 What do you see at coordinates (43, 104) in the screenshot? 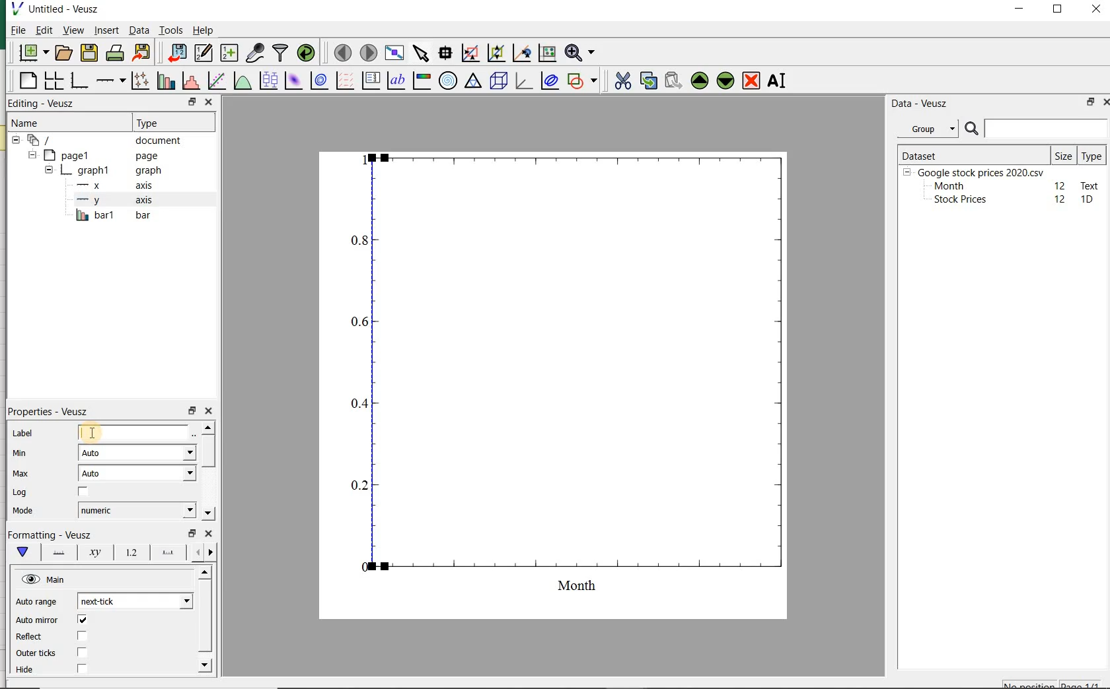
I see `Editing - Veusz` at bounding box center [43, 104].